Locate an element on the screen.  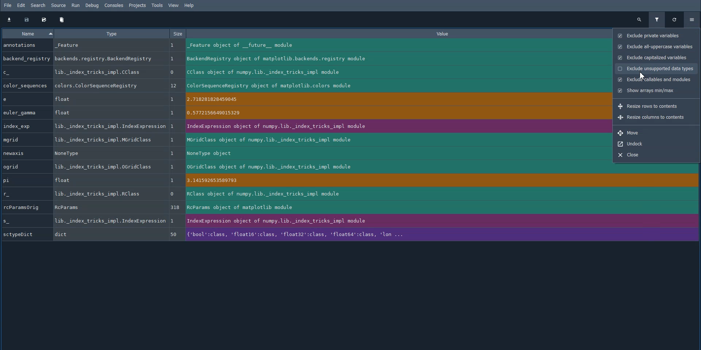
File is located at coordinates (8, 5).